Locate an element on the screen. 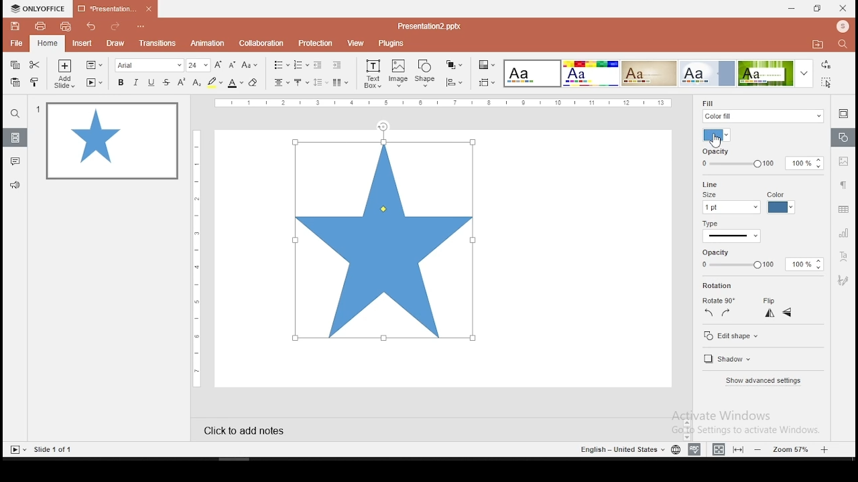 This screenshot has height=482, width=858. file is located at coordinates (17, 43).